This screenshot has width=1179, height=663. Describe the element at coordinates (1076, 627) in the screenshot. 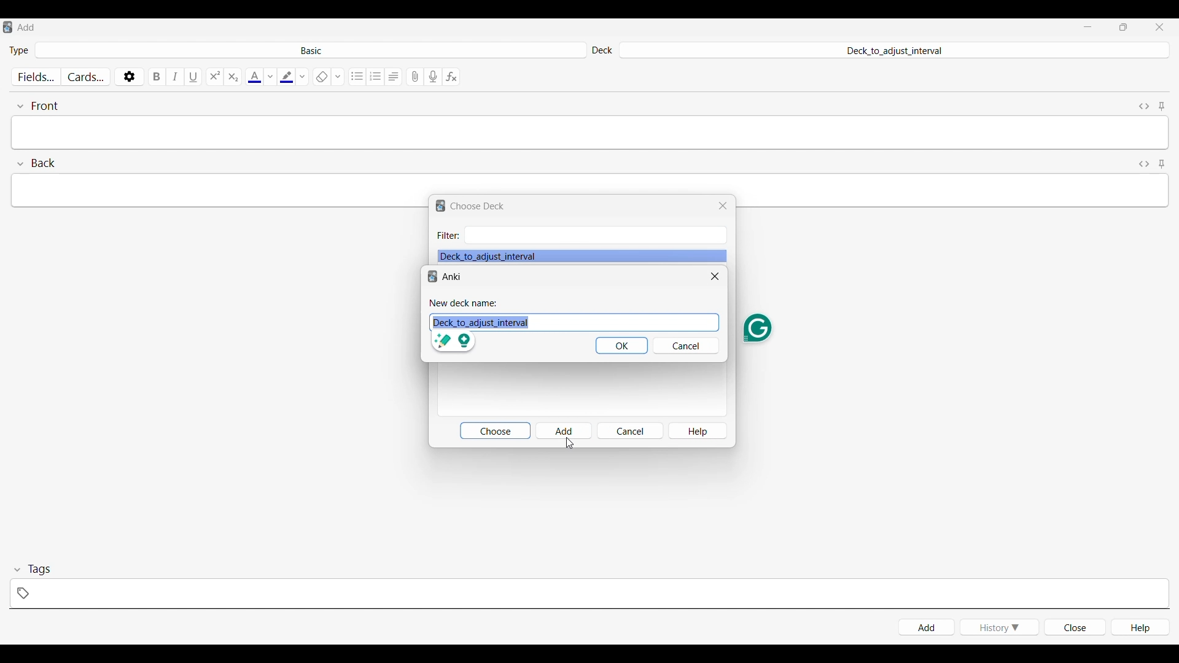

I see `` at that location.